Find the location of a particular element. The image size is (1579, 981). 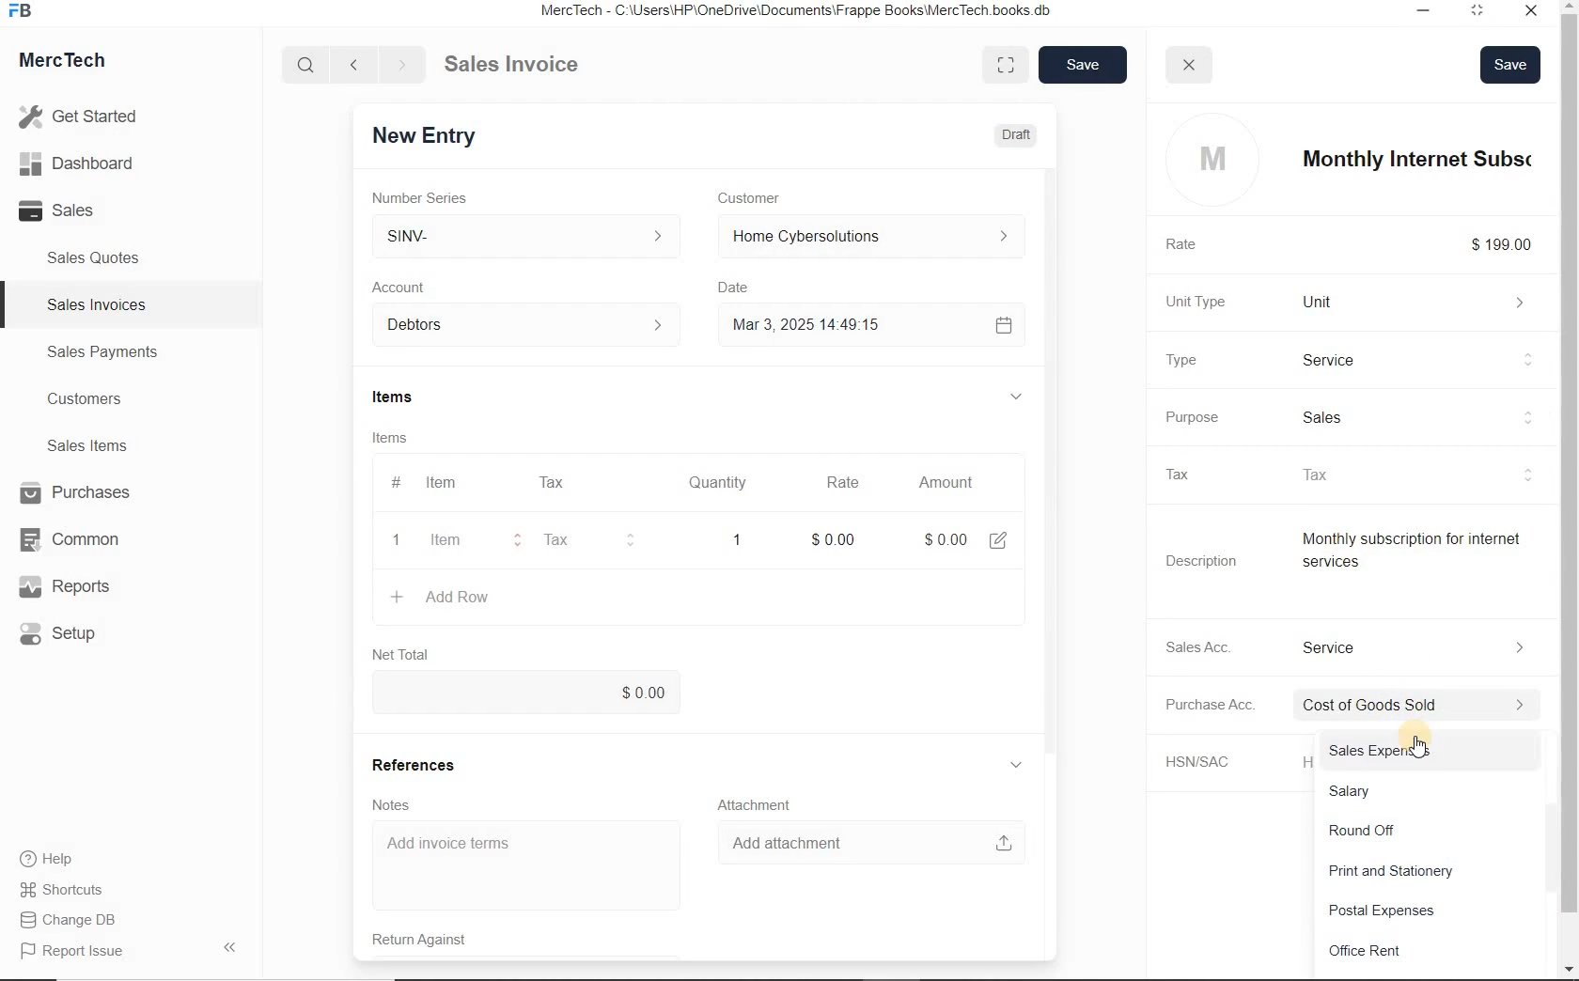

Sales Items is located at coordinates (100, 445).